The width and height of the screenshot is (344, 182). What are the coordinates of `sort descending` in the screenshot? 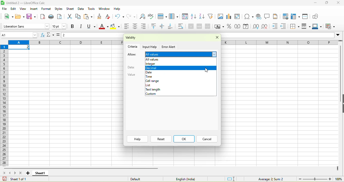 It's located at (203, 17).